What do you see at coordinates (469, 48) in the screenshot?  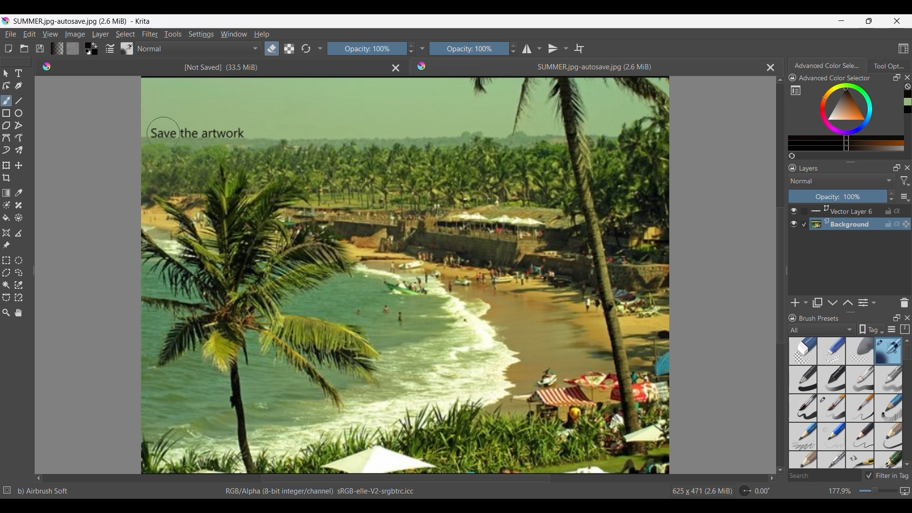 I see `Opacity 100%` at bounding box center [469, 48].